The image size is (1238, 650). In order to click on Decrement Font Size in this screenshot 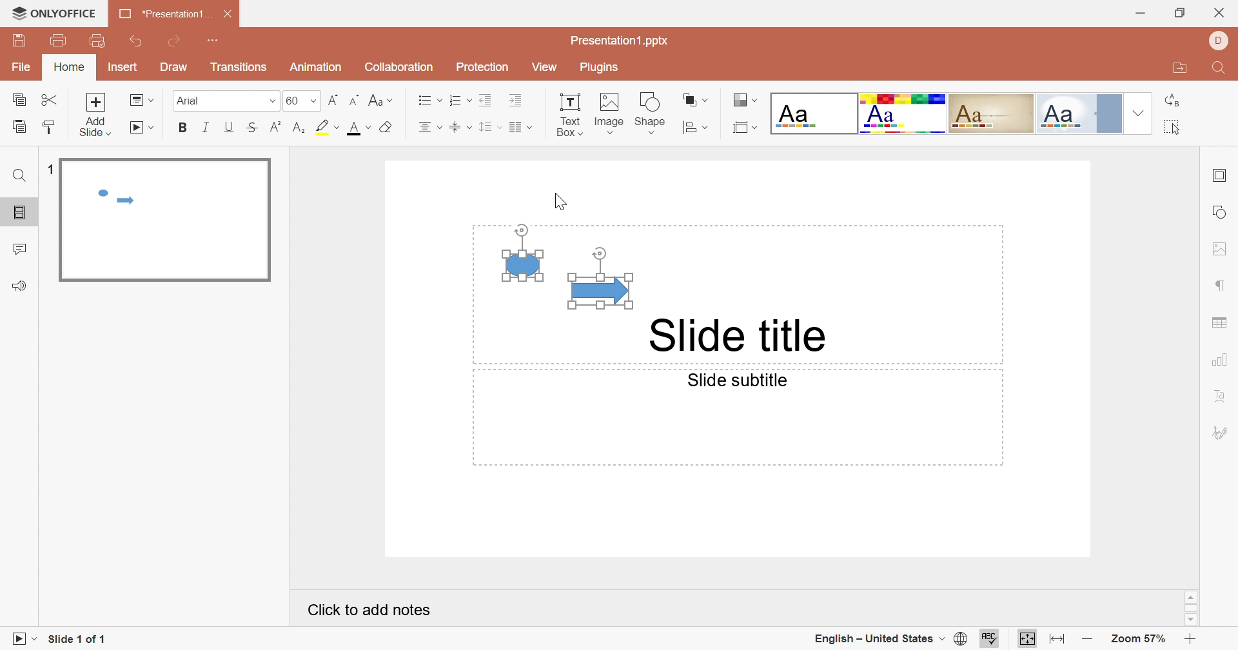, I will do `click(354, 97)`.